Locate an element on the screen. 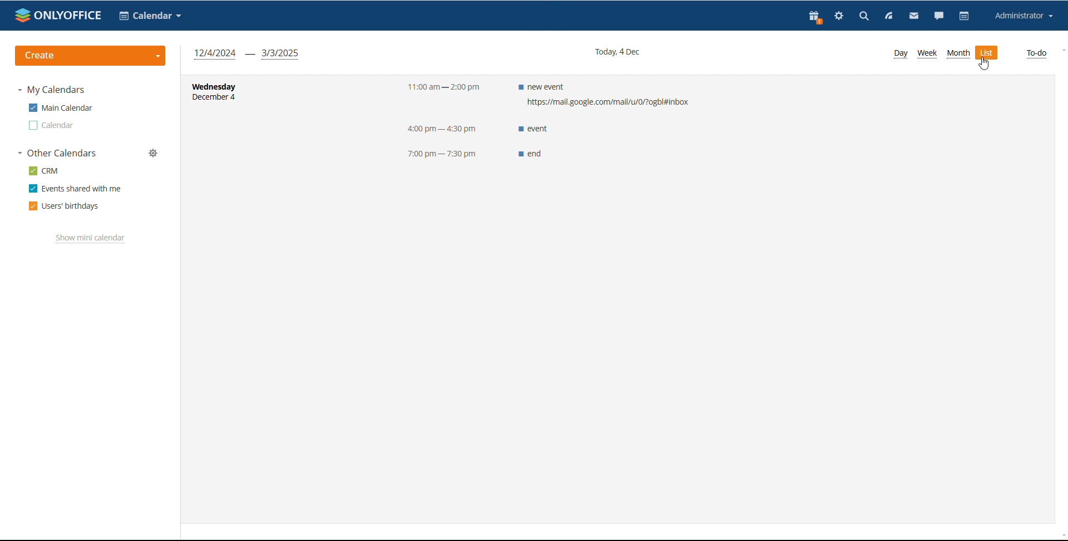 This screenshot has height=541, width=1068. current date is located at coordinates (237, 99).